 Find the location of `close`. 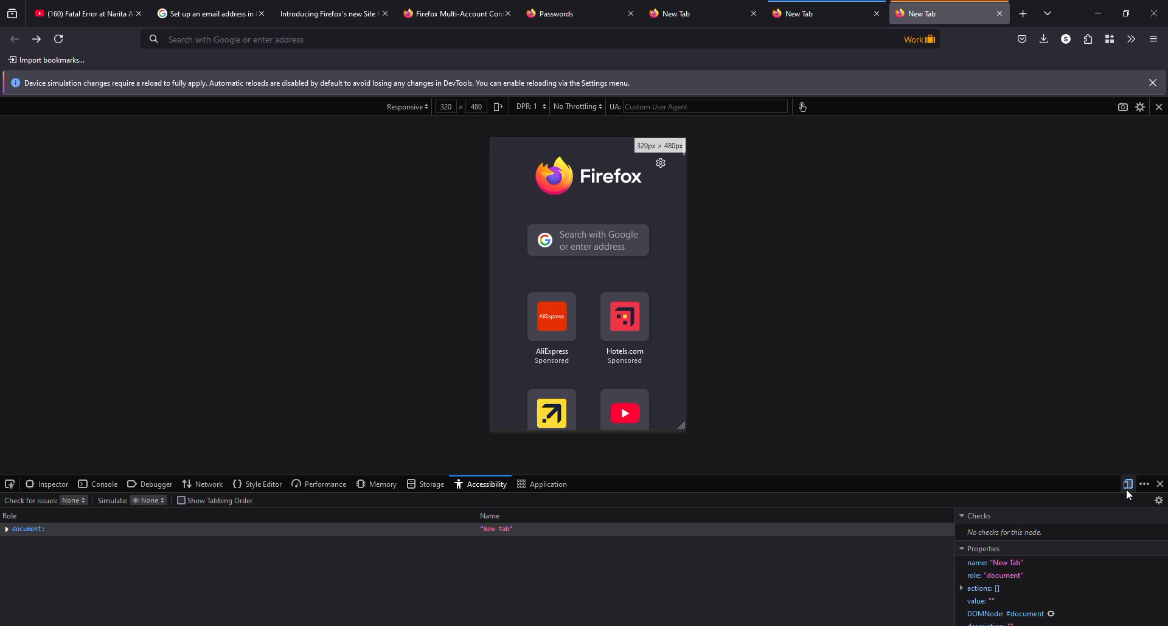

close is located at coordinates (1000, 13).